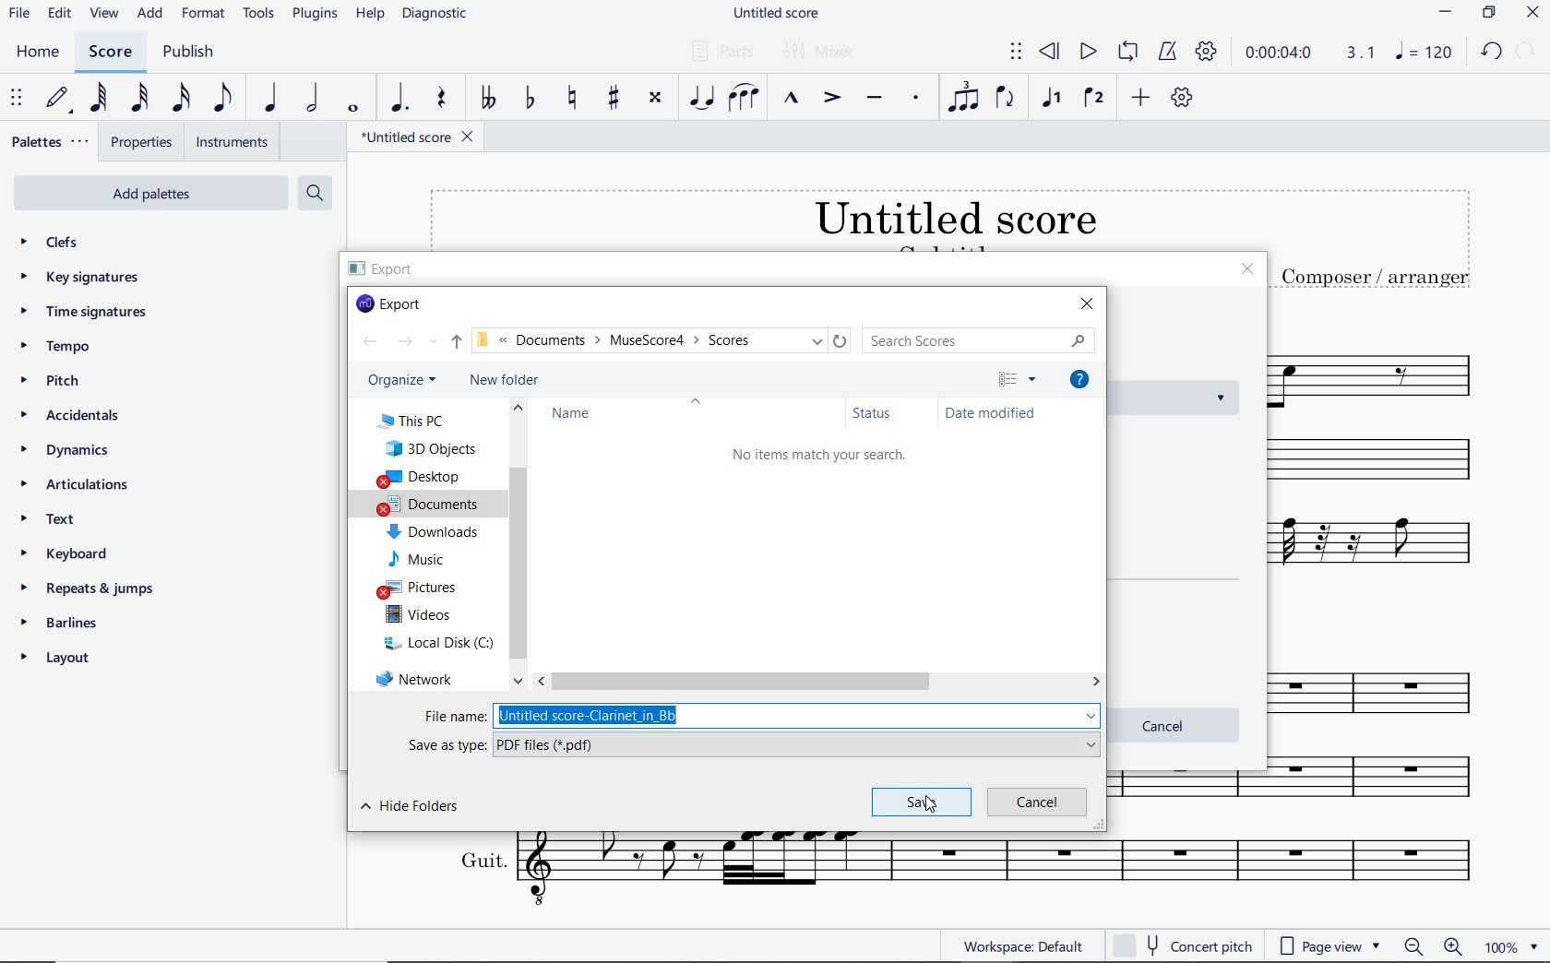  What do you see at coordinates (1002, 945) in the screenshot?
I see `WORKSPACE: DEFAULT` at bounding box center [1002, 945].